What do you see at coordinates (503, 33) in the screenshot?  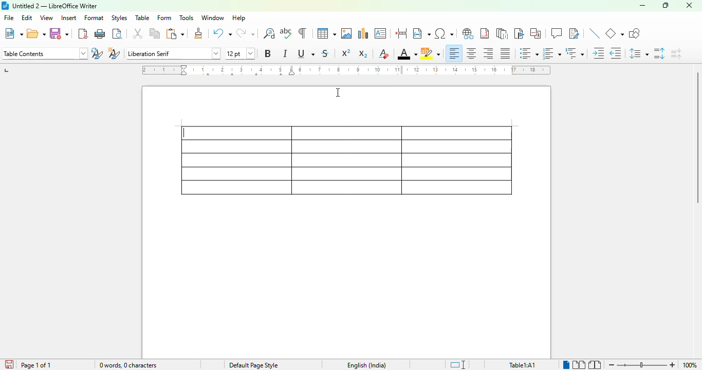 I see `insert endnote` at bounding box center [503, 33].